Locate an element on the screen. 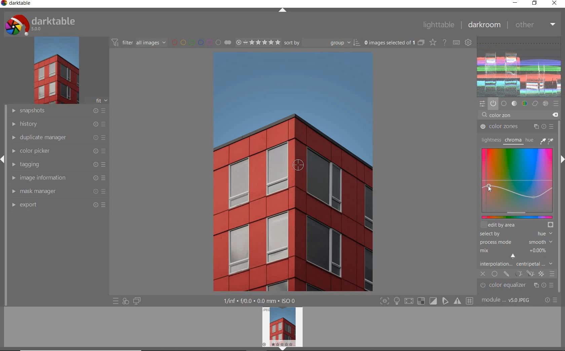  define keyboard shortcuts is located at coordinates (457, 42).